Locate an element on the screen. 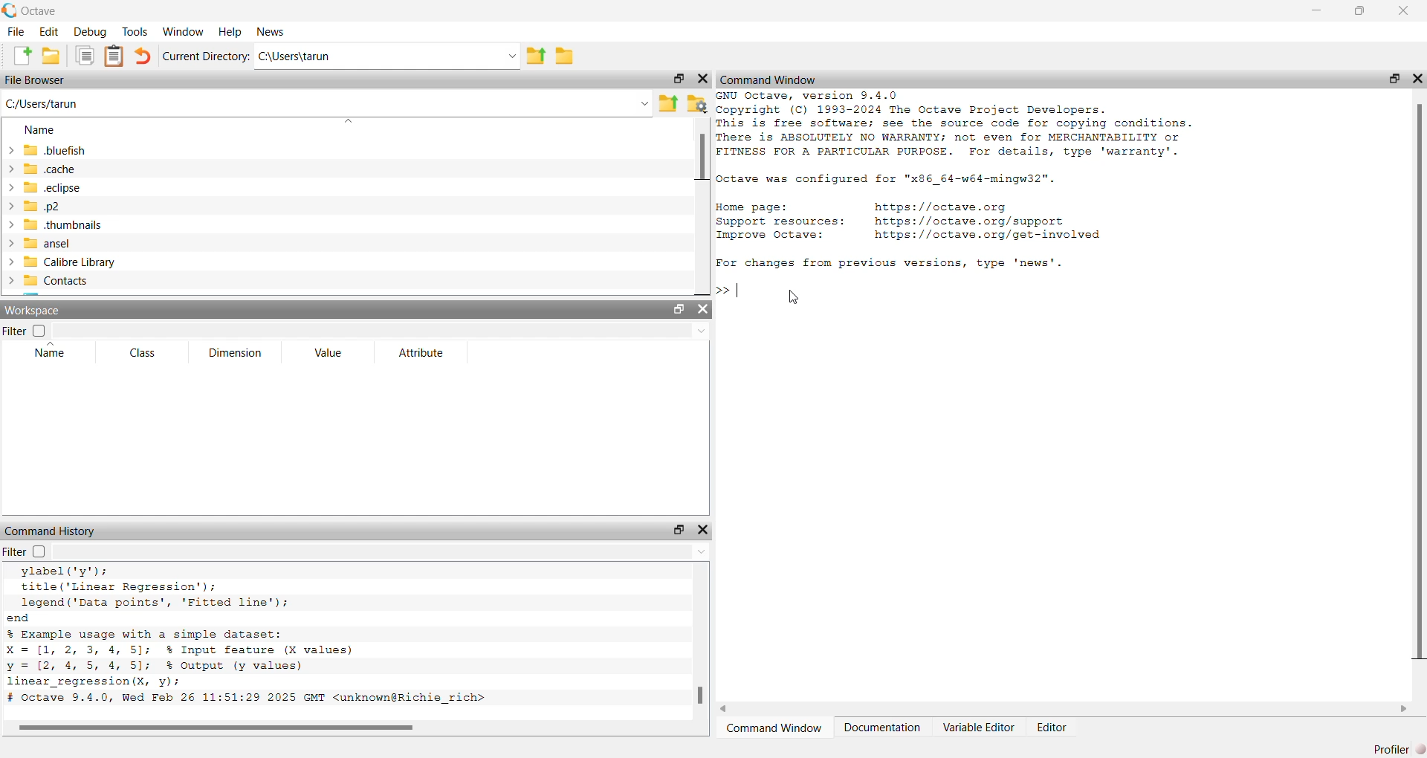  ansel is located at coordinates (132, 245).